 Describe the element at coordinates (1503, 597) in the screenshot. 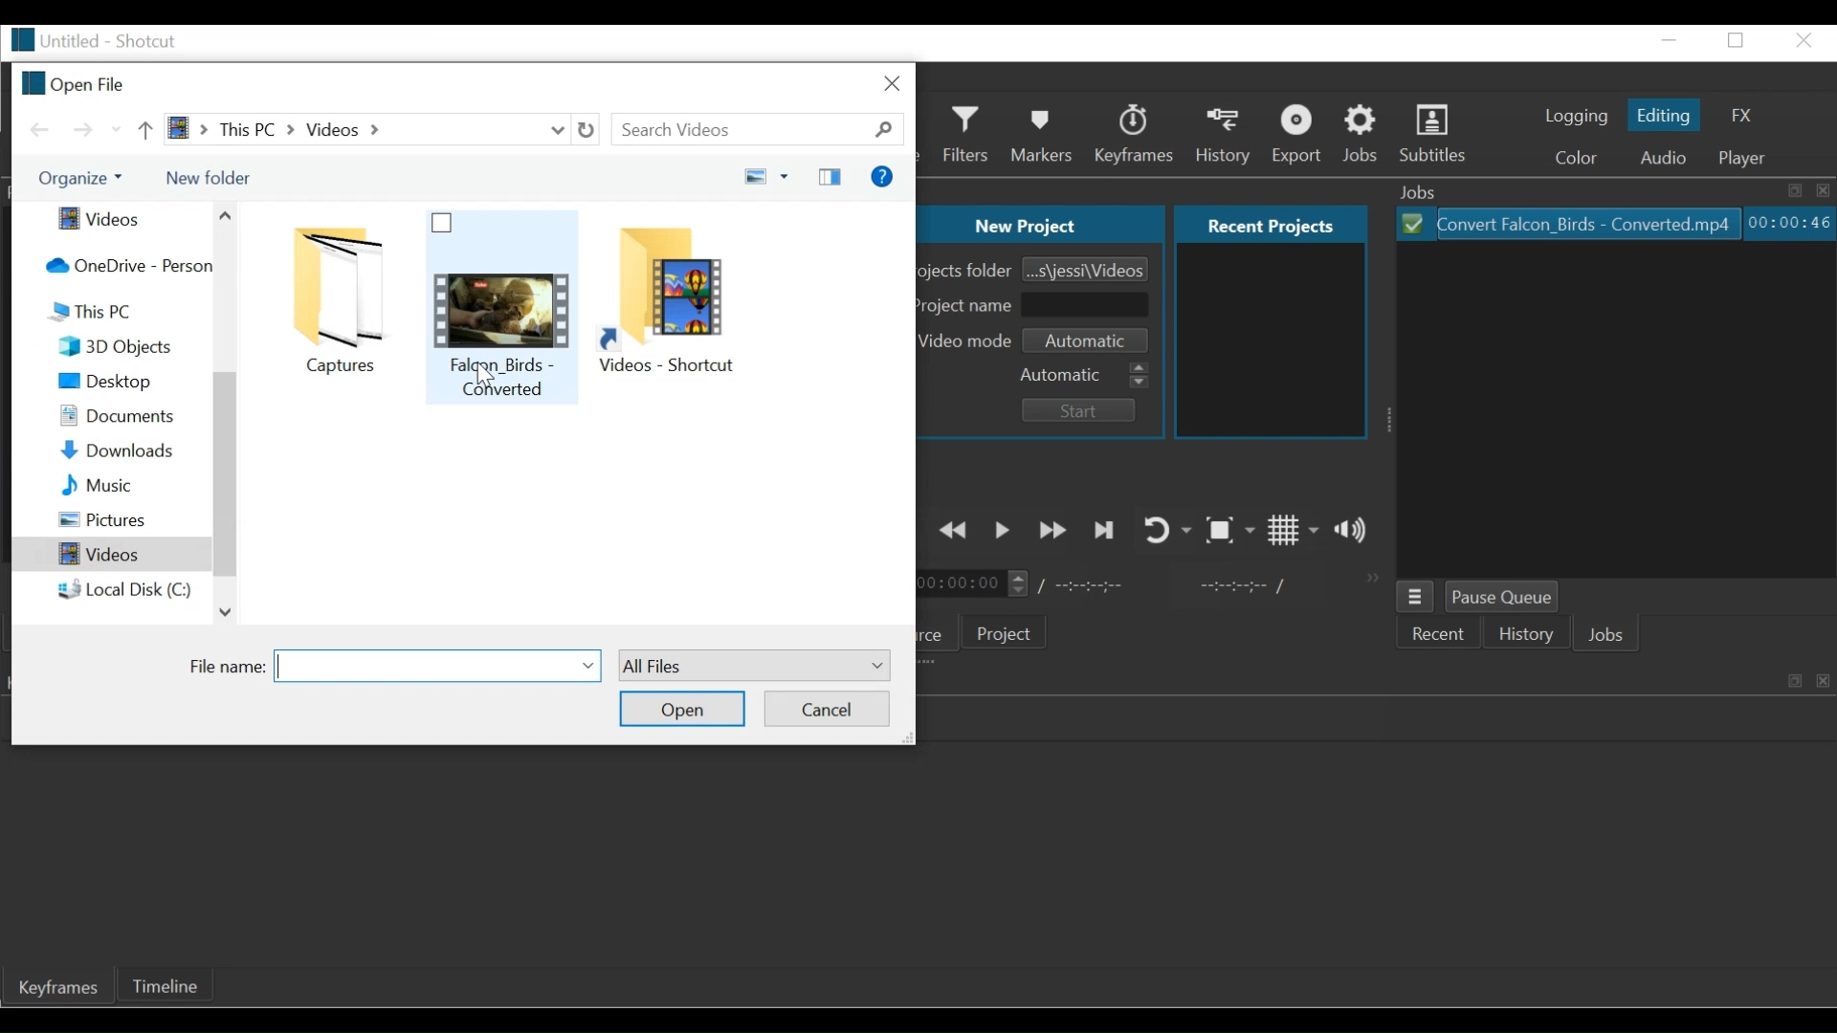

I see `Pause Queue` at that location.